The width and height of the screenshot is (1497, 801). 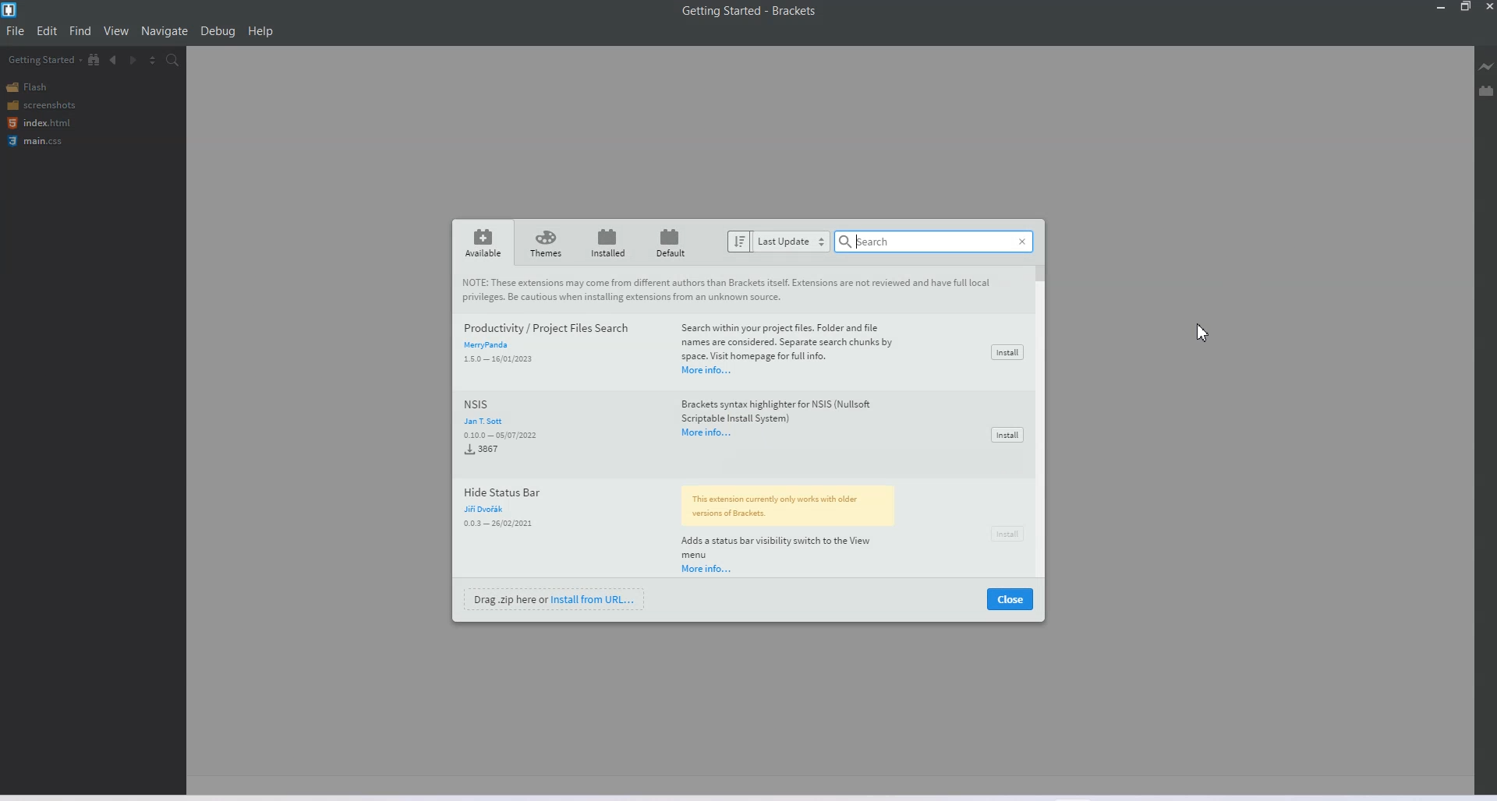 What do you see at coordinates (165, 30) in the screenshot?
I see `Navigation` at bounding box center [165, 30].